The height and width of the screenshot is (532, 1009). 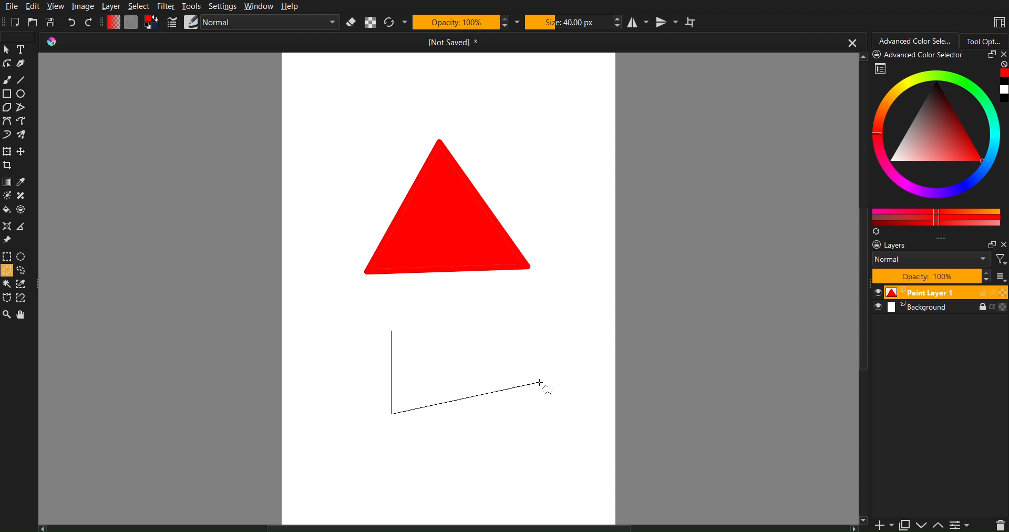 I want to click on Color Settings, so click(x=132, y=23).